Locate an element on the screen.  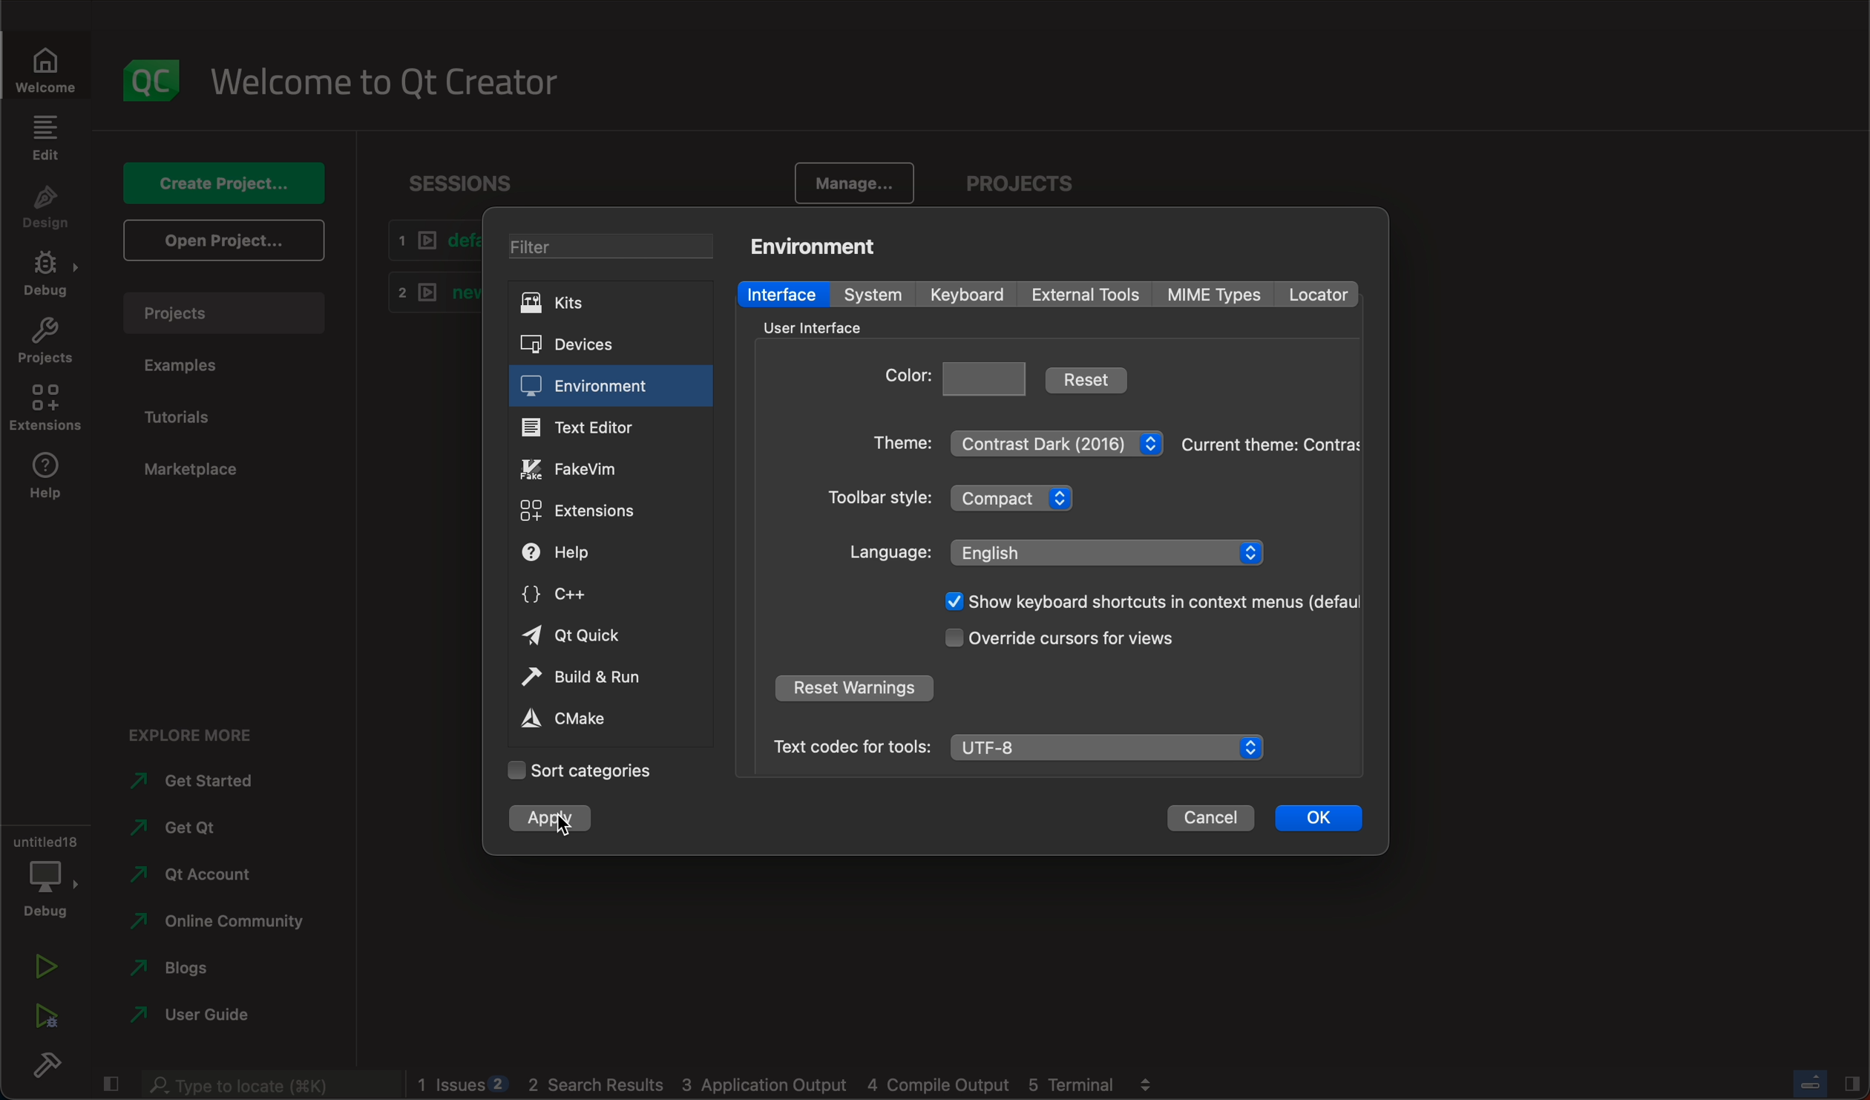
categories is located at coordinates (579, 770).